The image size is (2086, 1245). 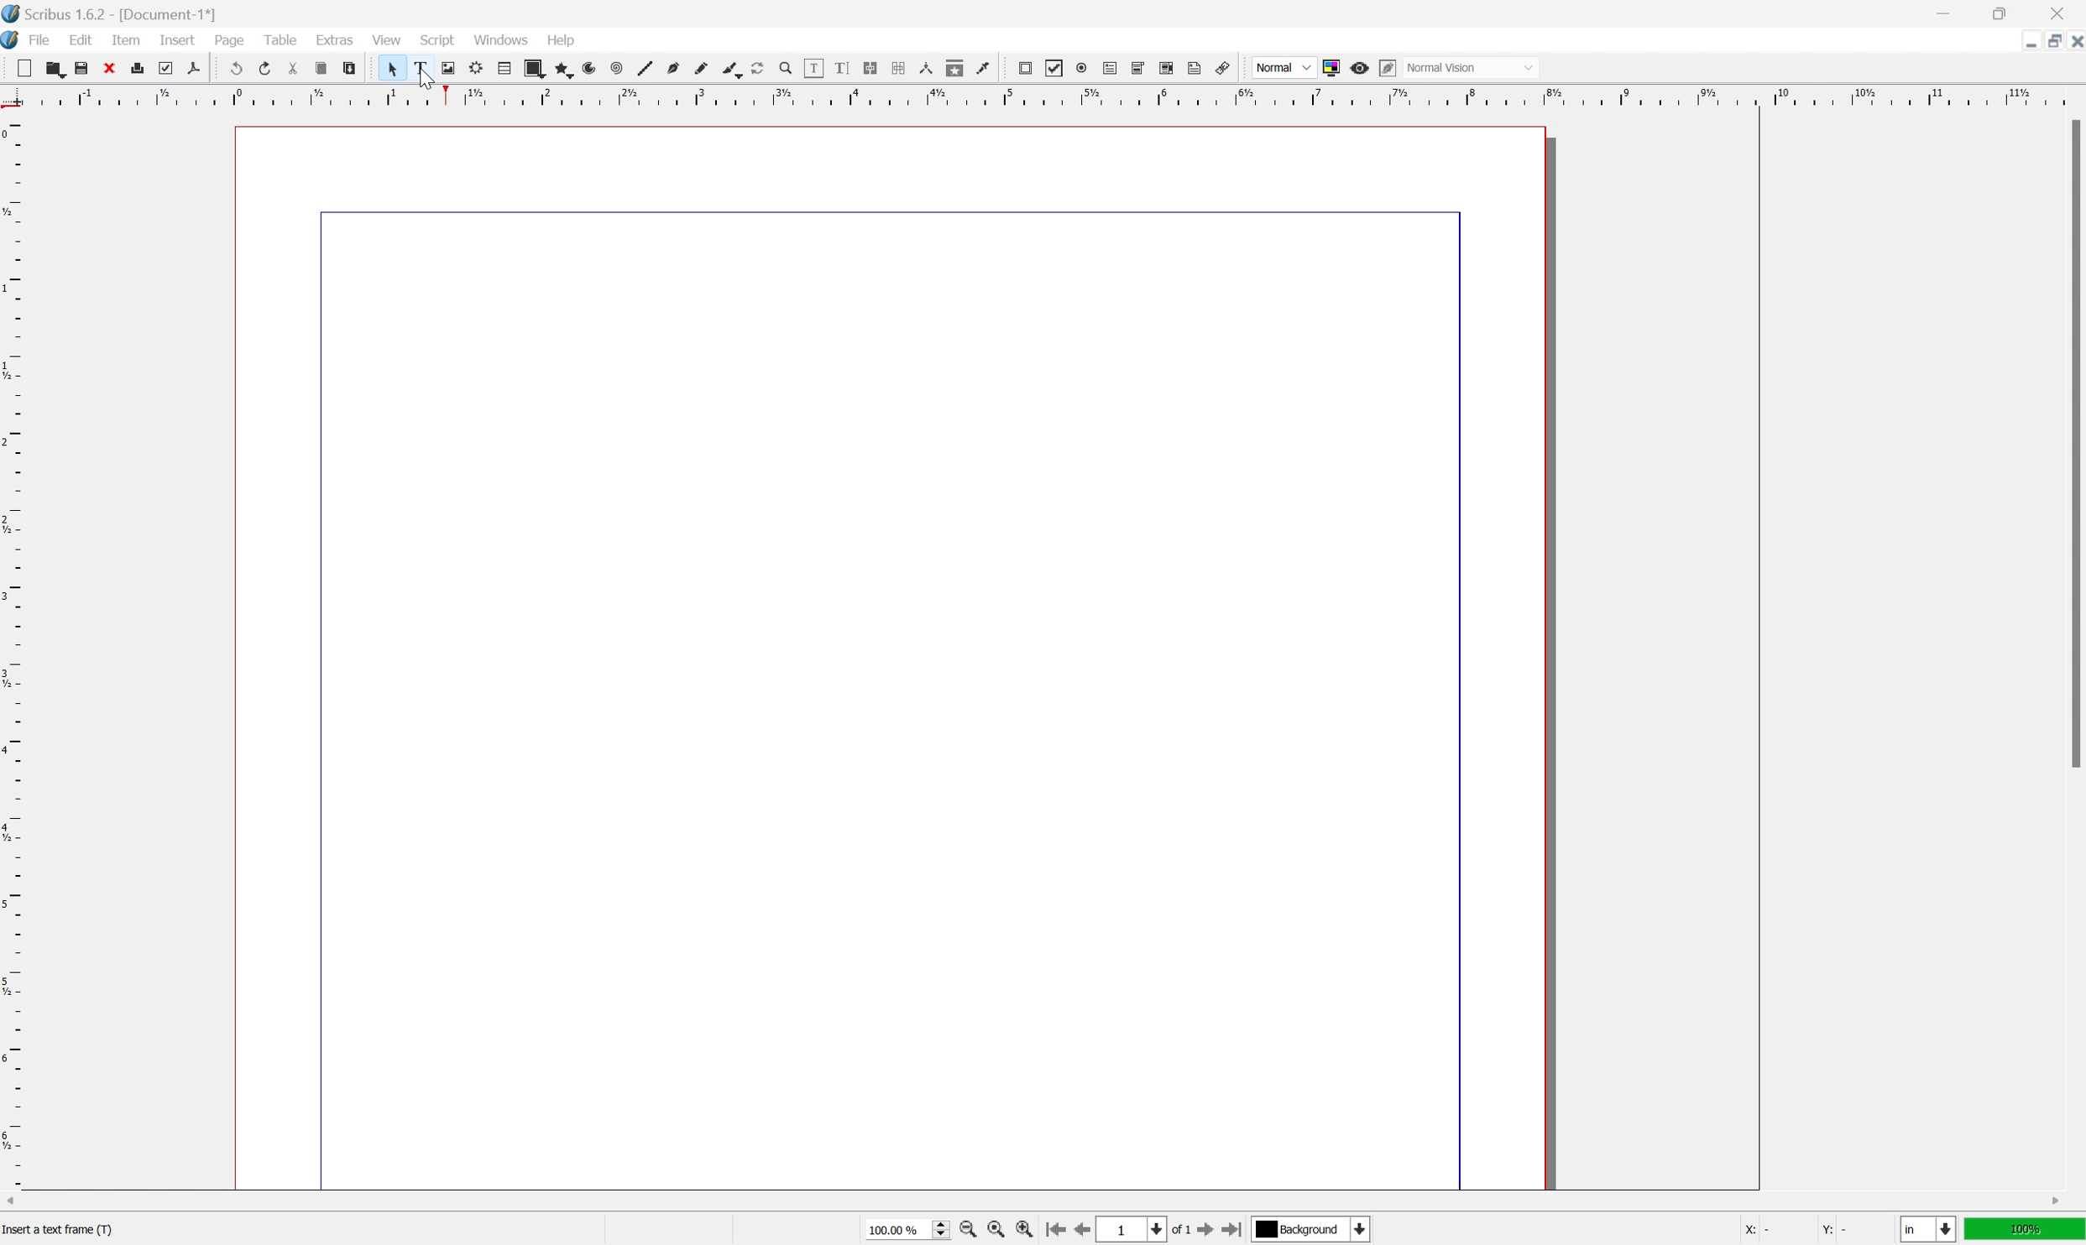 I want to click on spiral, so click(x=594, y=68).